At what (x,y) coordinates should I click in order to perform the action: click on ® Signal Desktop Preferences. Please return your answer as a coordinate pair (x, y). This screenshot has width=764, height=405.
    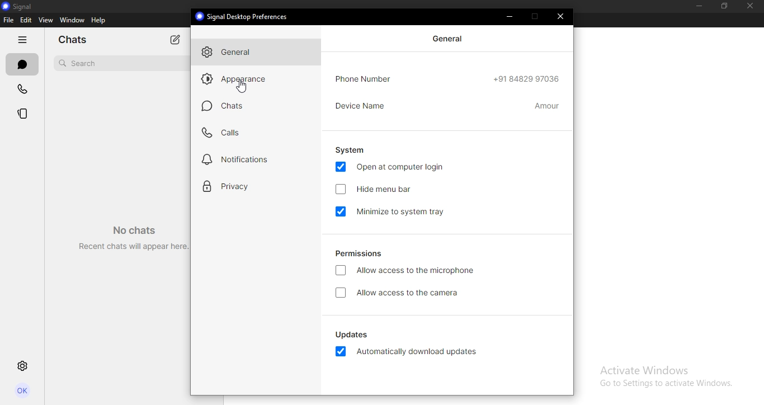
    Looking at the image, I should click on (243, 16).